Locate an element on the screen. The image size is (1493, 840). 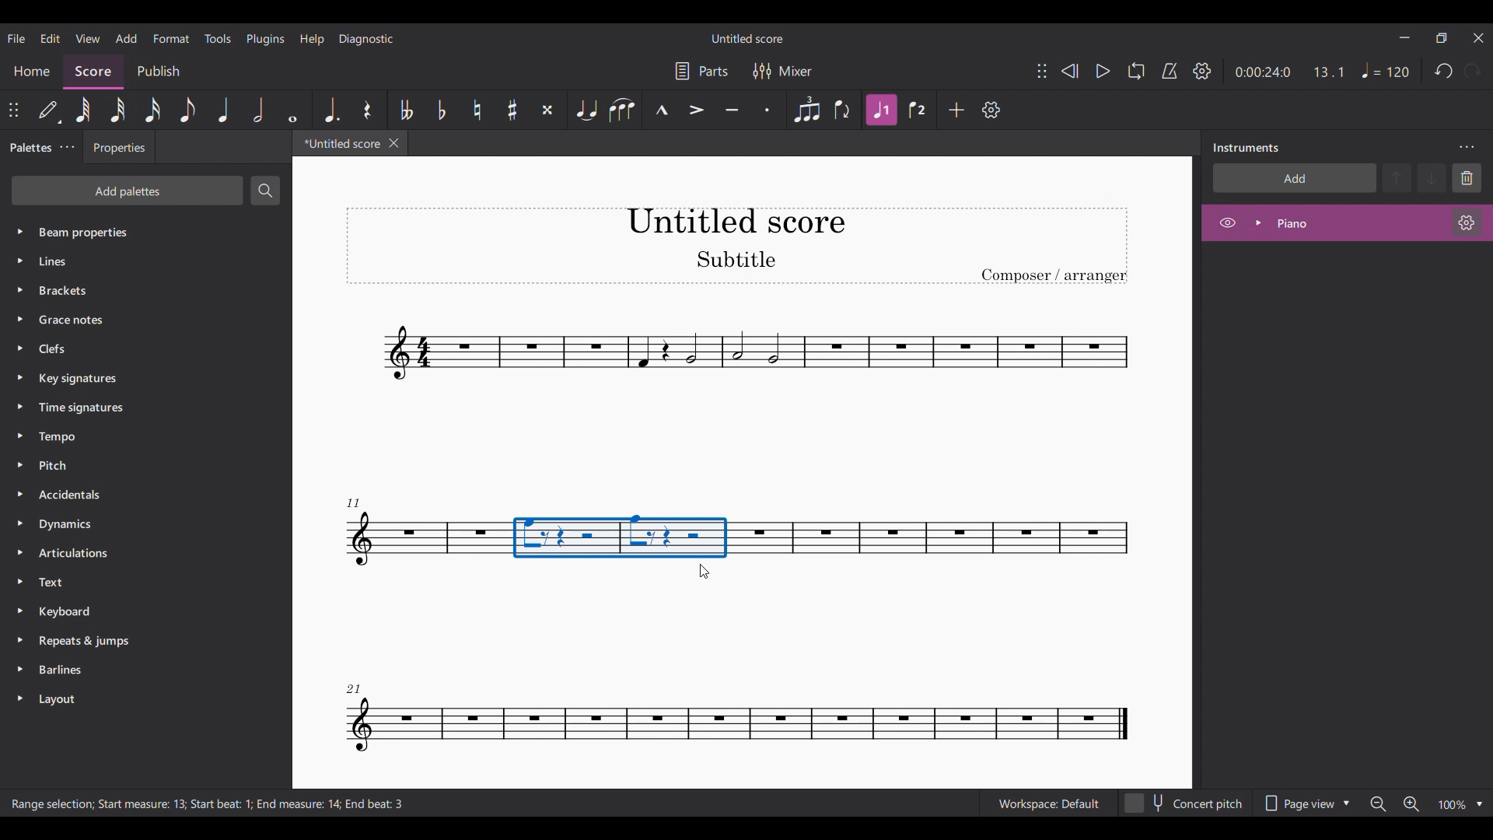
Add is located at coordinates (956, 110).